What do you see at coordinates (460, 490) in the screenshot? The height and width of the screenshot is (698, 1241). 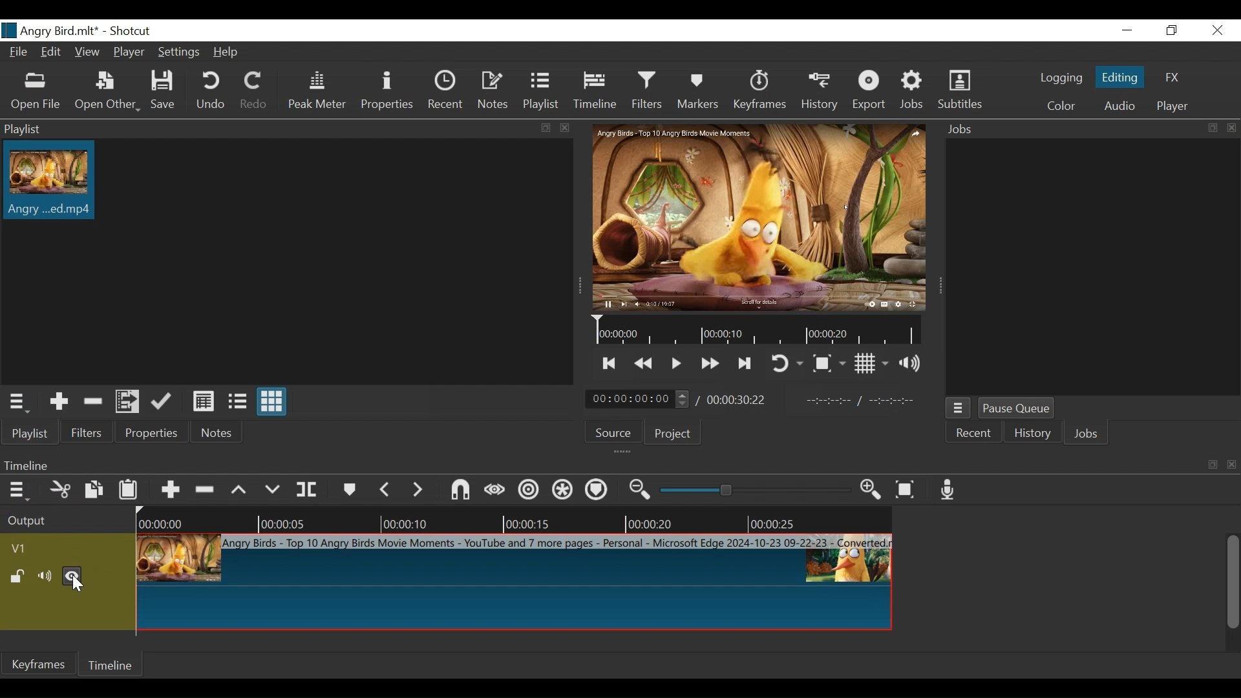 I see `Snap` at bounding box center [460, 490].